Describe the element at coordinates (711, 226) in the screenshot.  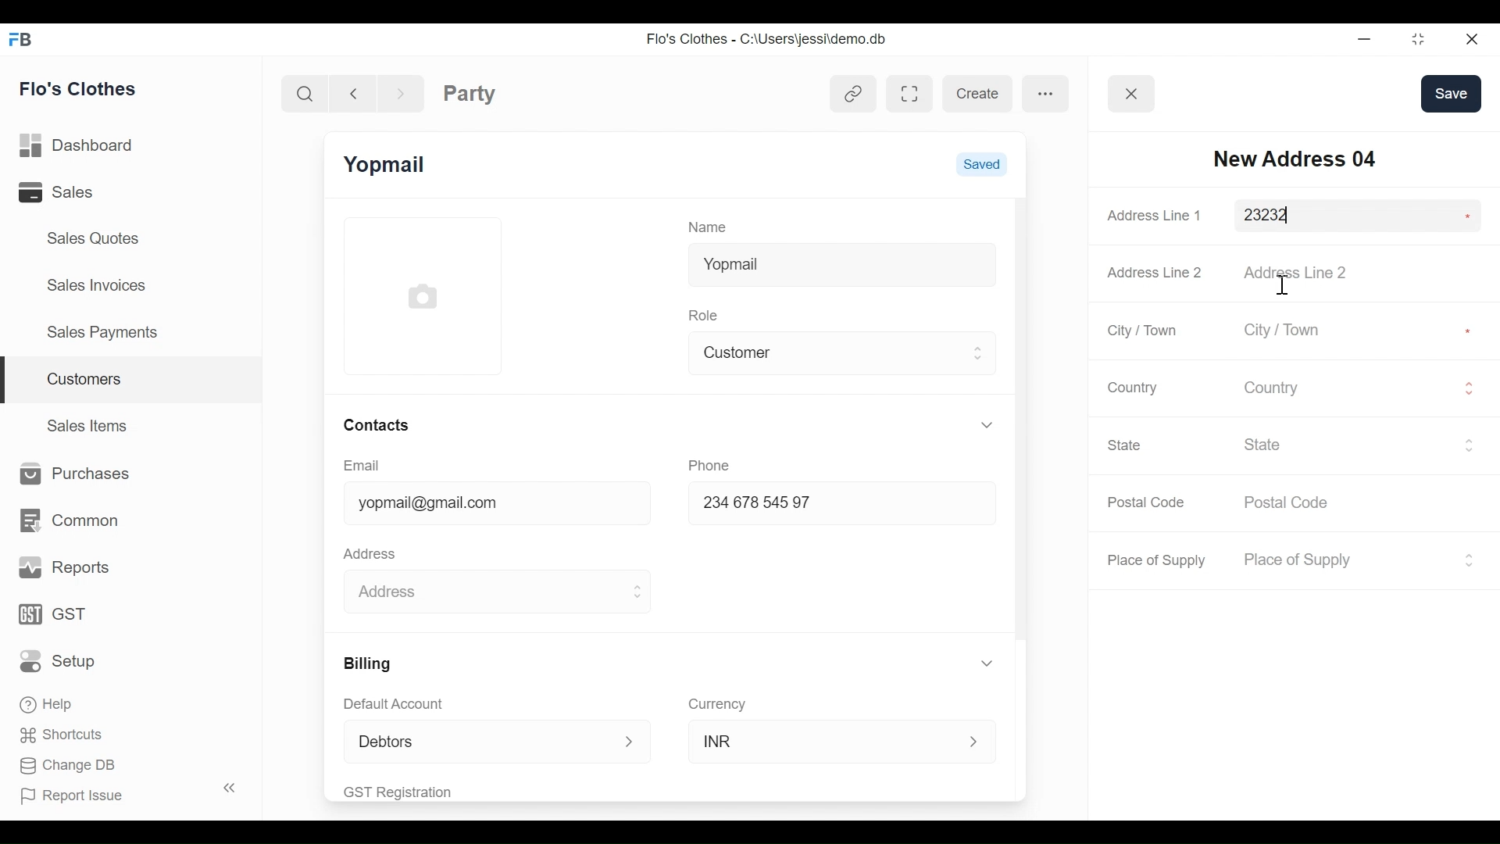
I see `Name` at that location.